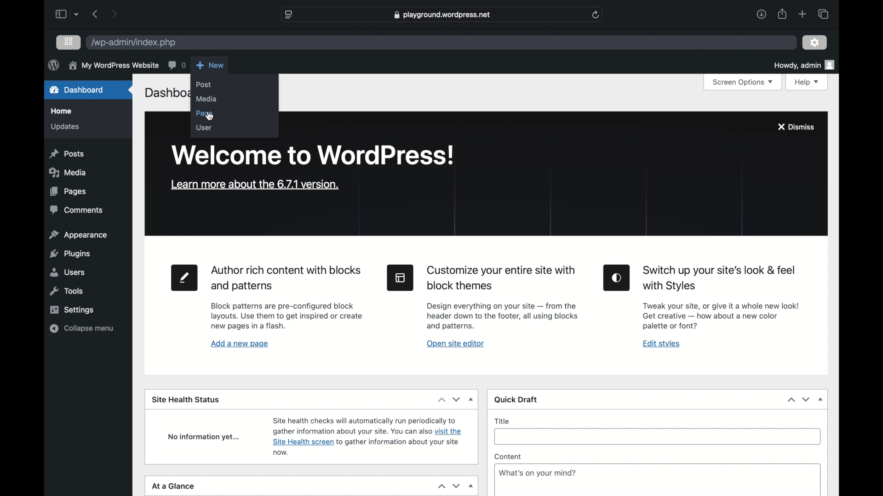 The height and width of the screenshot is (496, 883). I want to click on page, so click(204, 113).